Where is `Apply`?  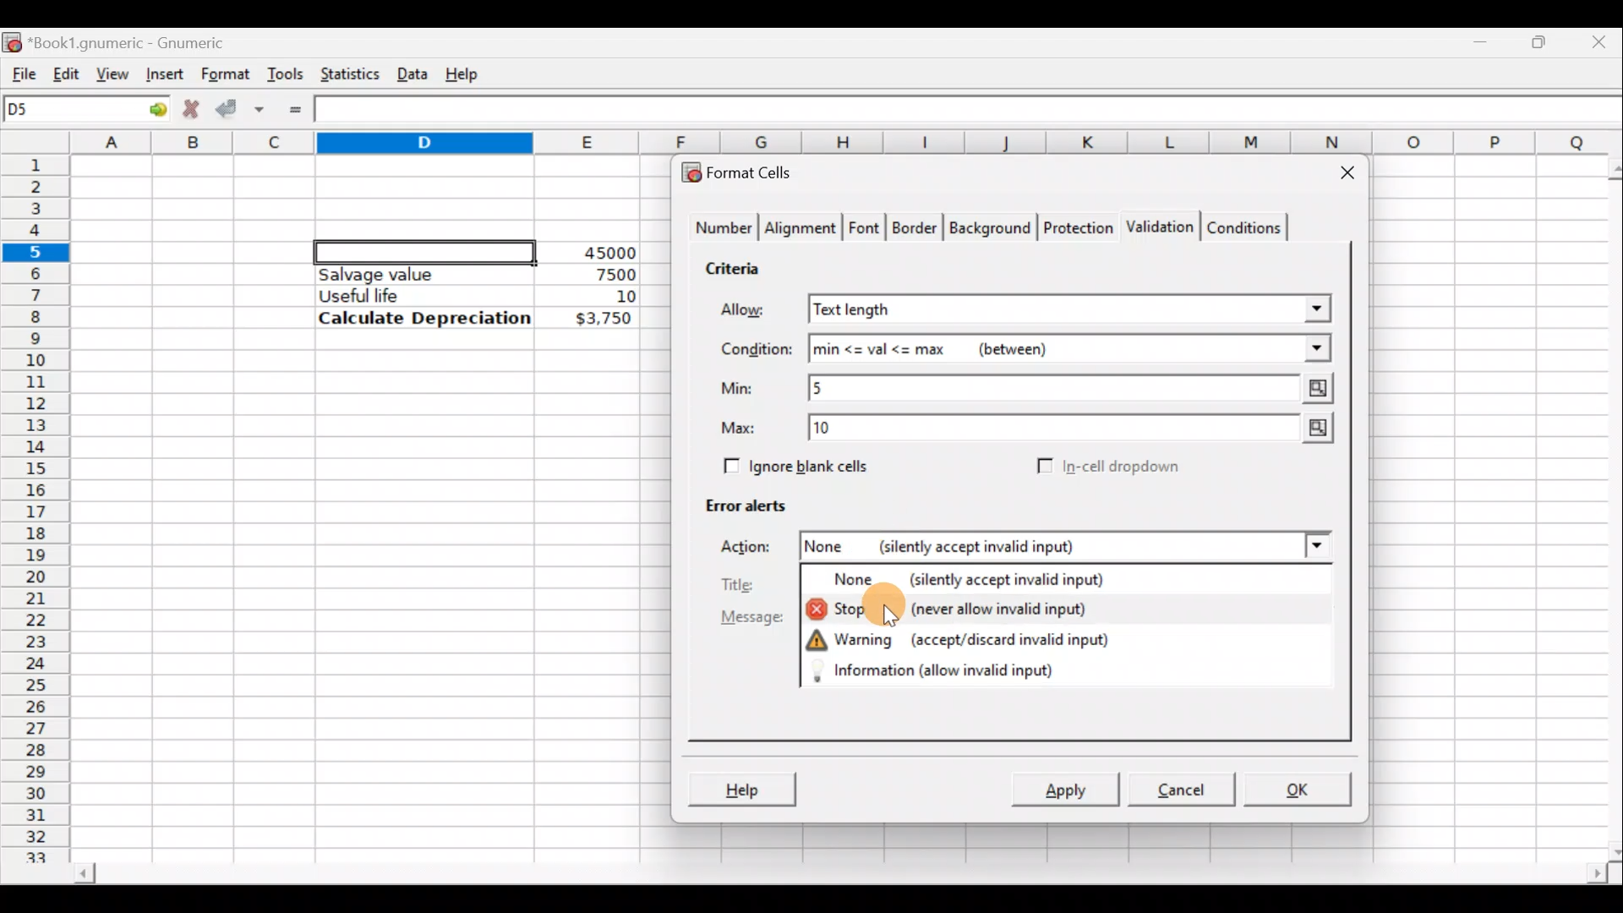
Apply is located at coordinates (1072, 788).